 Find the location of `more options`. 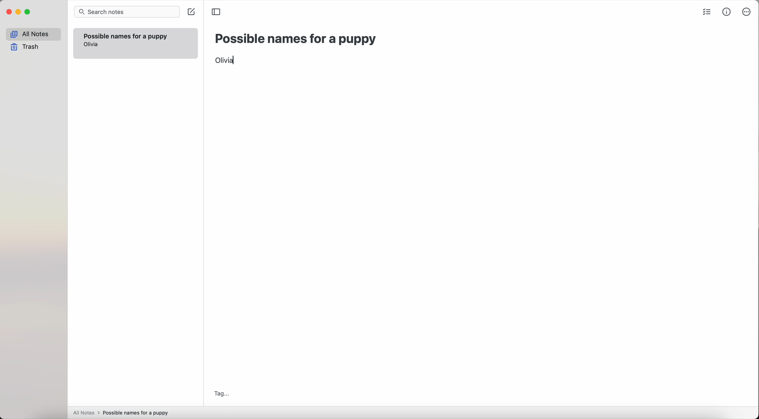

more options is located at coordinates (747, 12).